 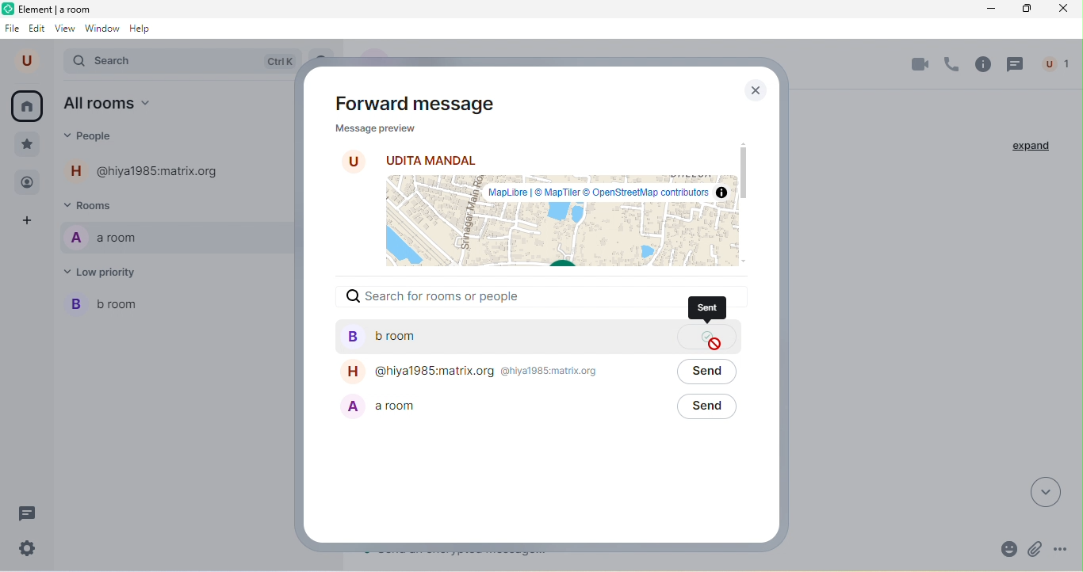 I want to click on threads, so click(x=1015, y=65).